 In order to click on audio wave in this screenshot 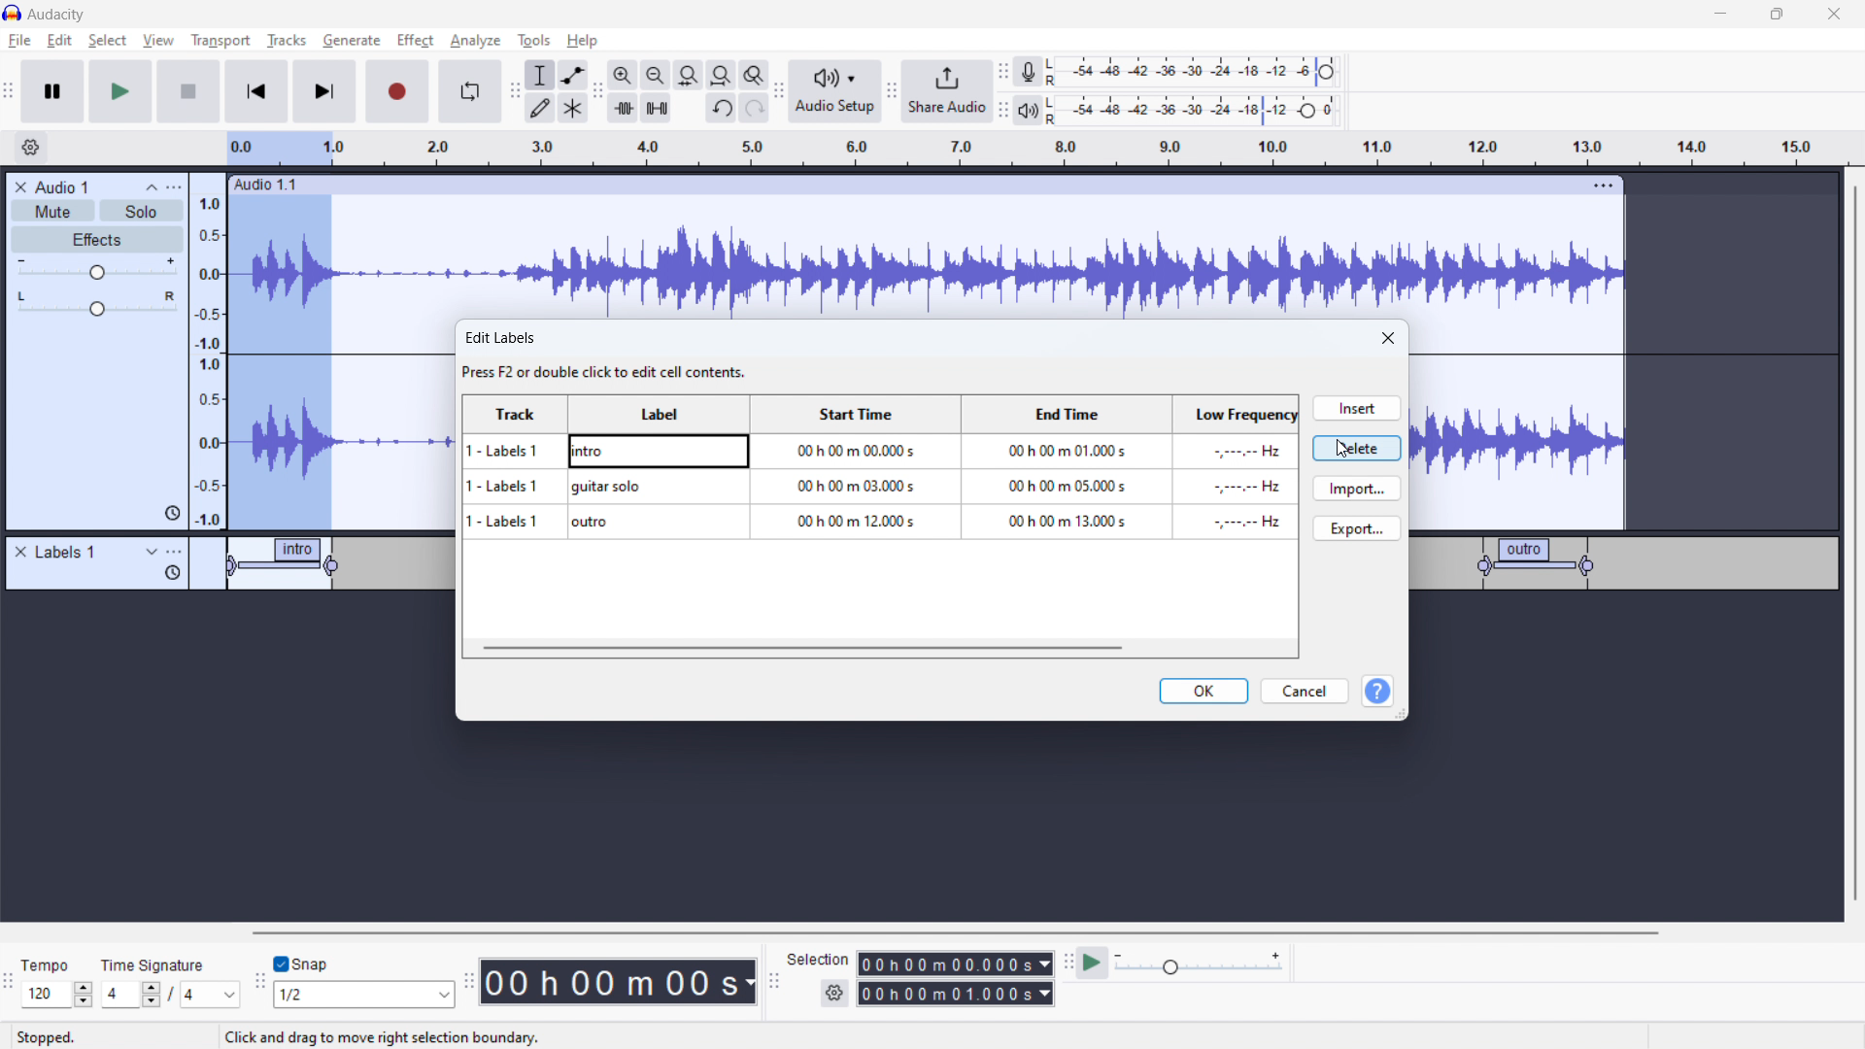, I will do `click(1518, 441)`.